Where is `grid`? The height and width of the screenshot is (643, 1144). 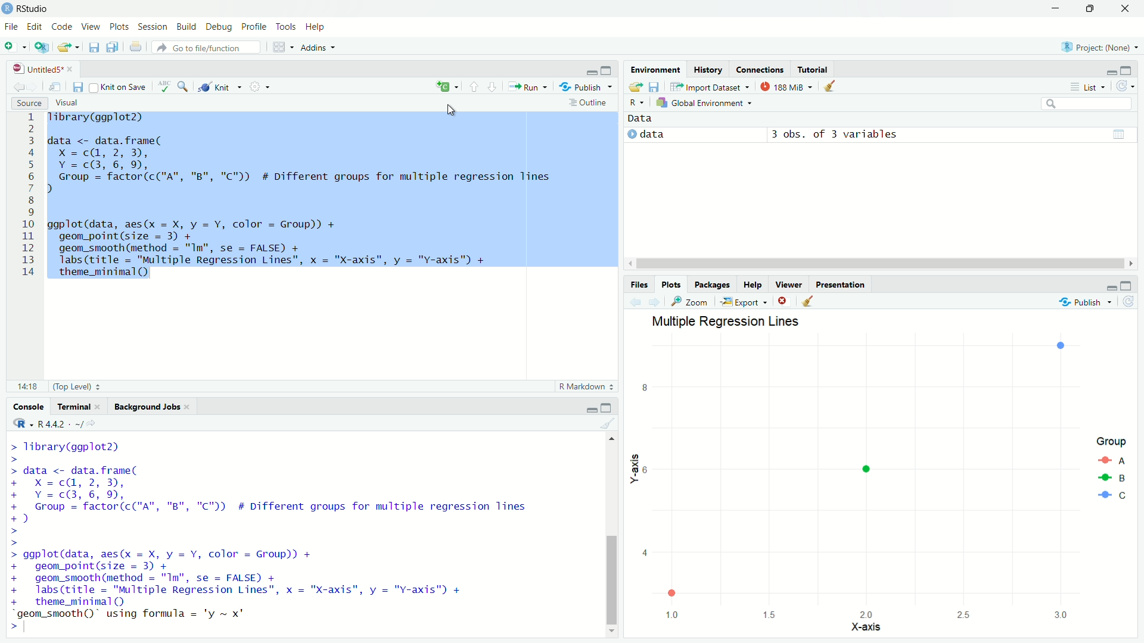
grid is located at coordinates (281, 48).